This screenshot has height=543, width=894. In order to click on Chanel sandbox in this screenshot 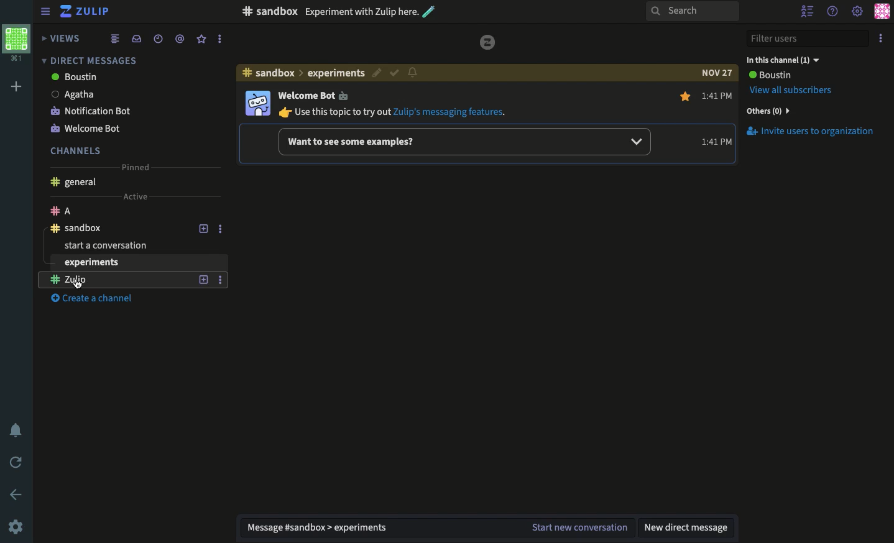, I will do `click(118, 228)`.